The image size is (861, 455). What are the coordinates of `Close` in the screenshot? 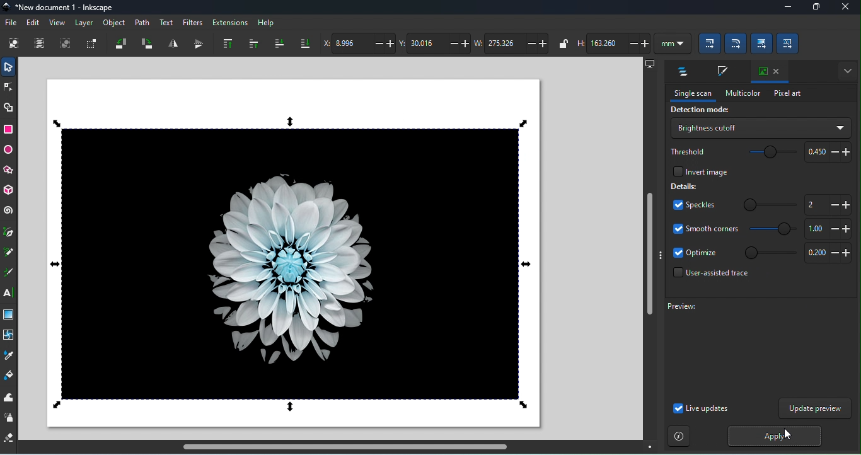 It's located at (846, 8).